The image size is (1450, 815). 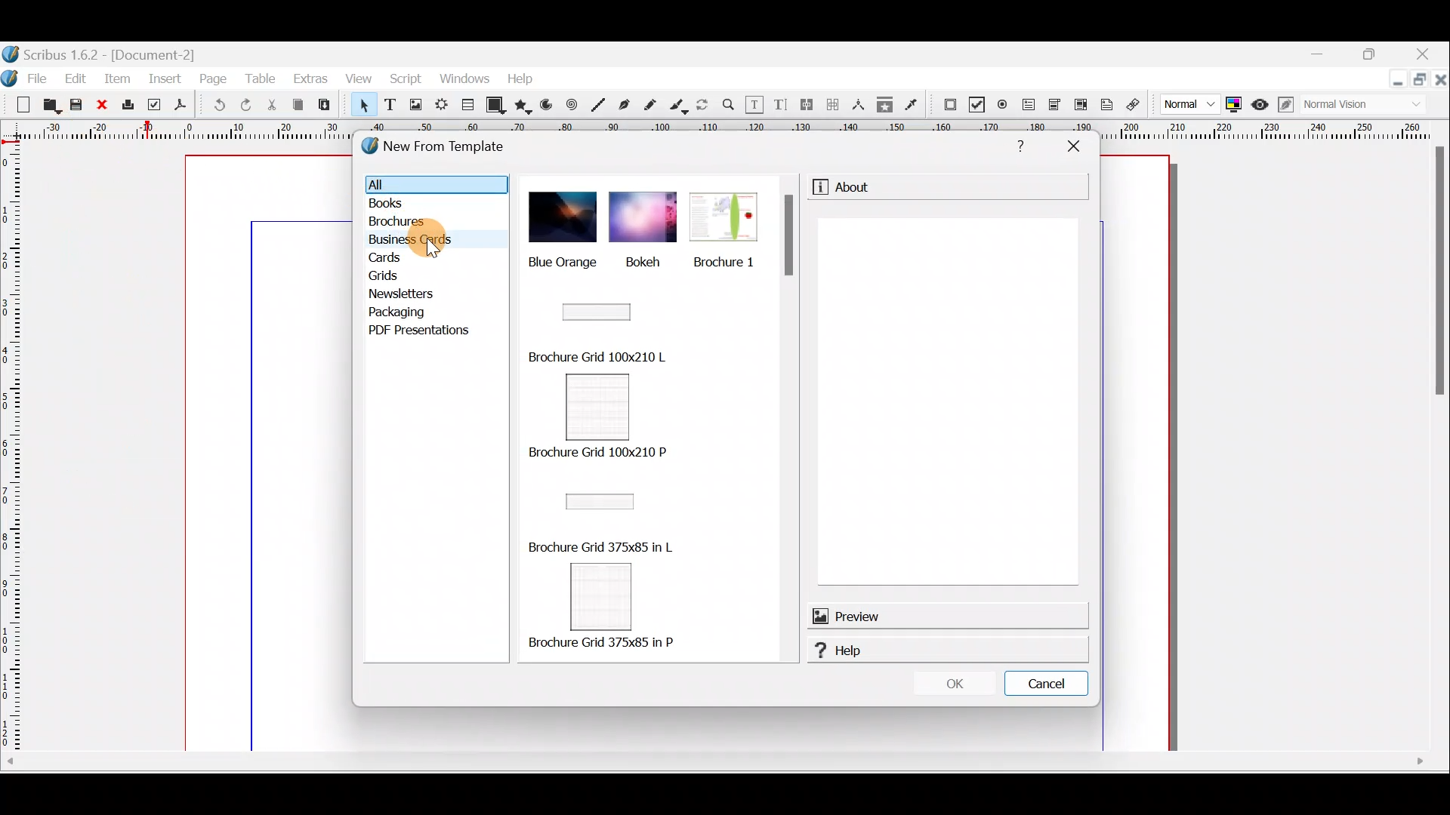 What do you see at coordinates (107, 51) in the screenshot?
I see `Document name` at bounding box center [107, 51].